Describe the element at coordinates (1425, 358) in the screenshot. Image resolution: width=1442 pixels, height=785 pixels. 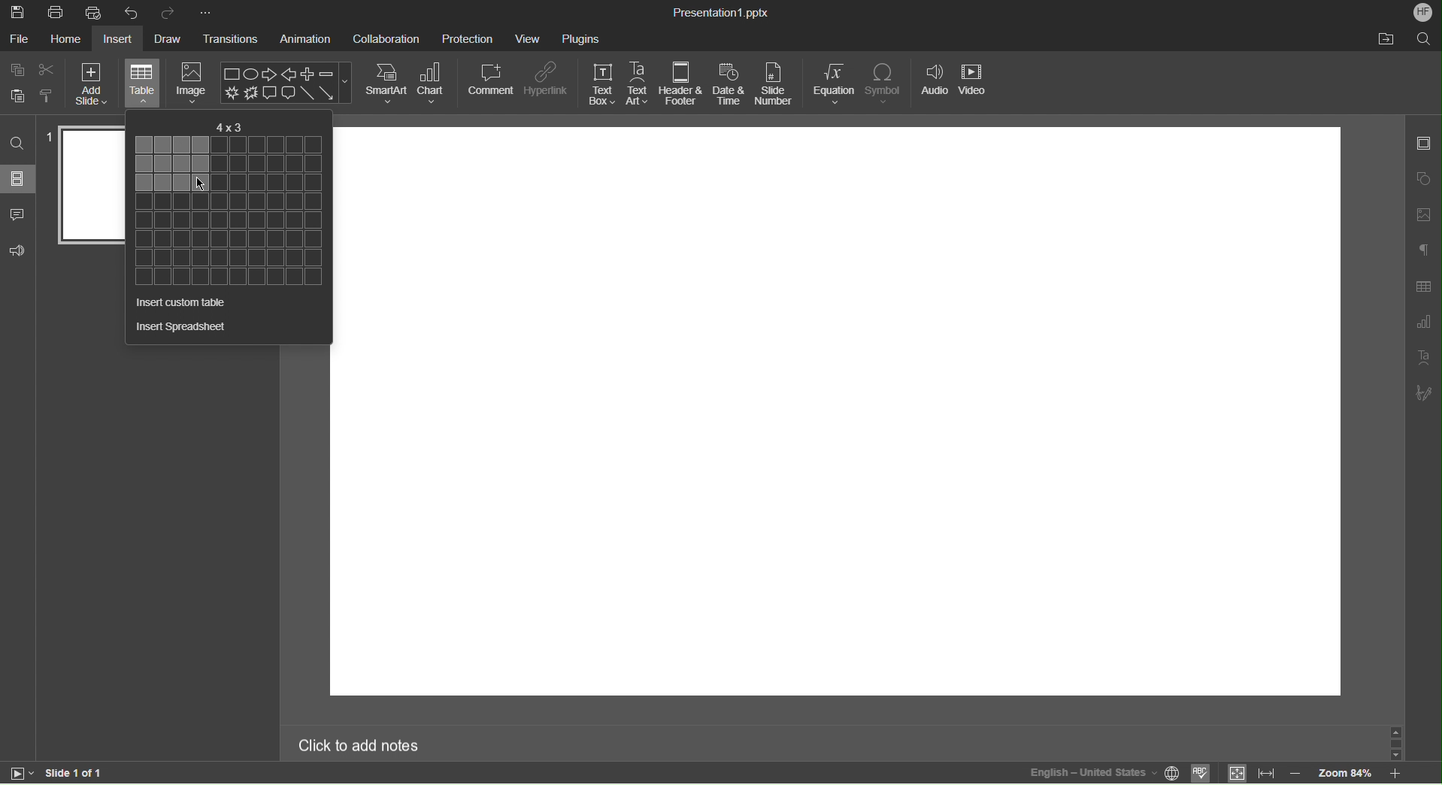
I see `Text Art` at that location.